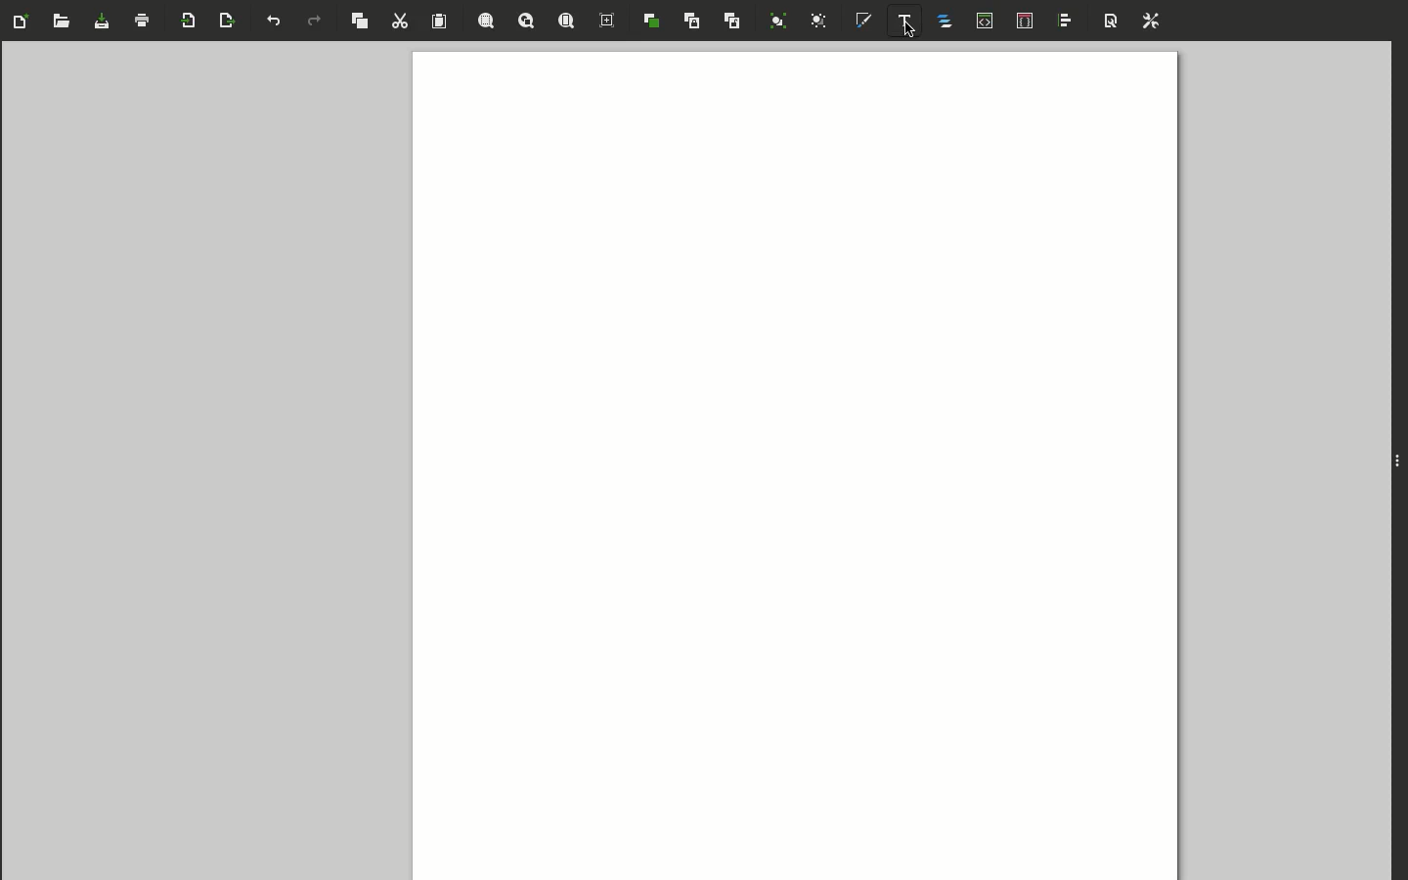  Describe the element at coordinates (910, 24) in the screenshot. I see `Text and font` at that location.